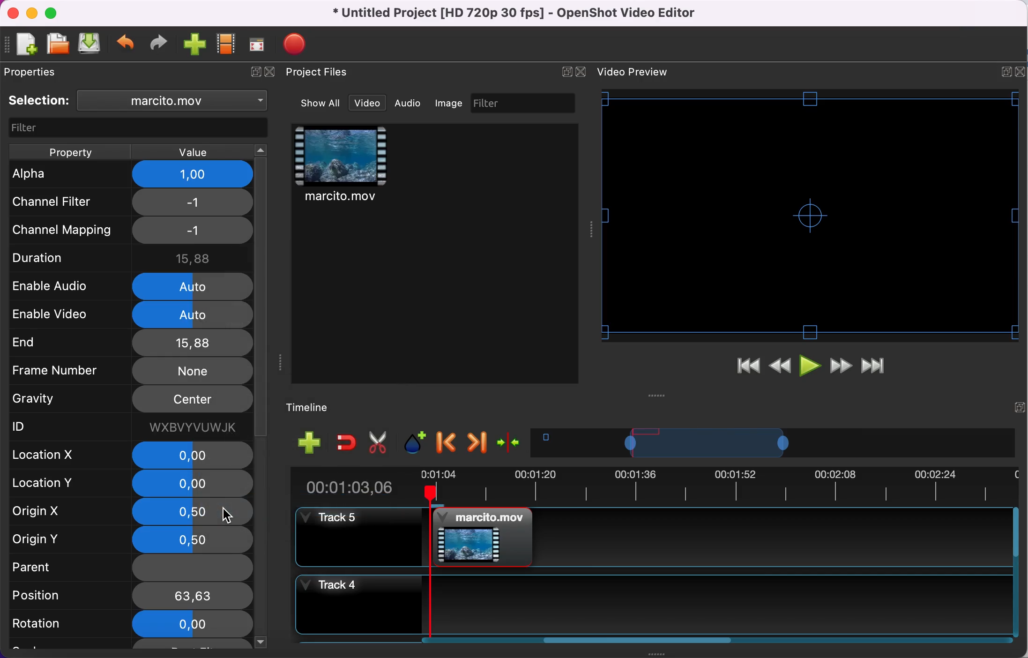 This screenshot has width=1028, height=658. I want to click on gravity center, so click(132, 400).